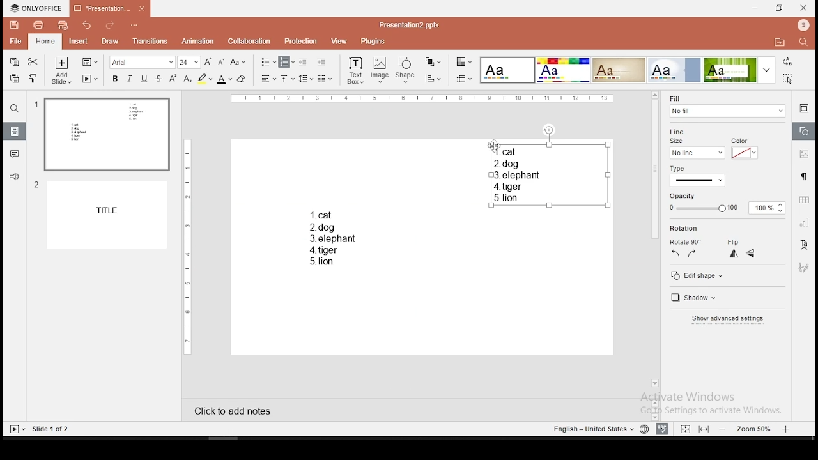  Describe the element at coordinates (325, 78) in the screenshot. I see `columns` at that location.